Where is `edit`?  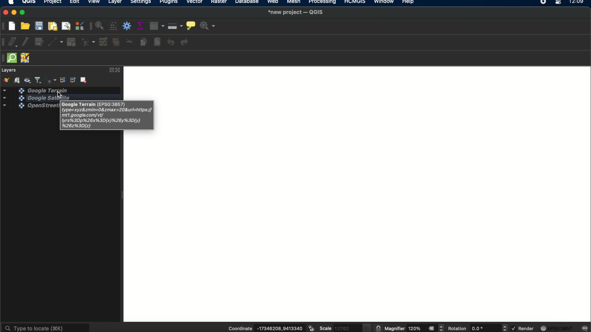 edit is located at coordinates (74, 3).